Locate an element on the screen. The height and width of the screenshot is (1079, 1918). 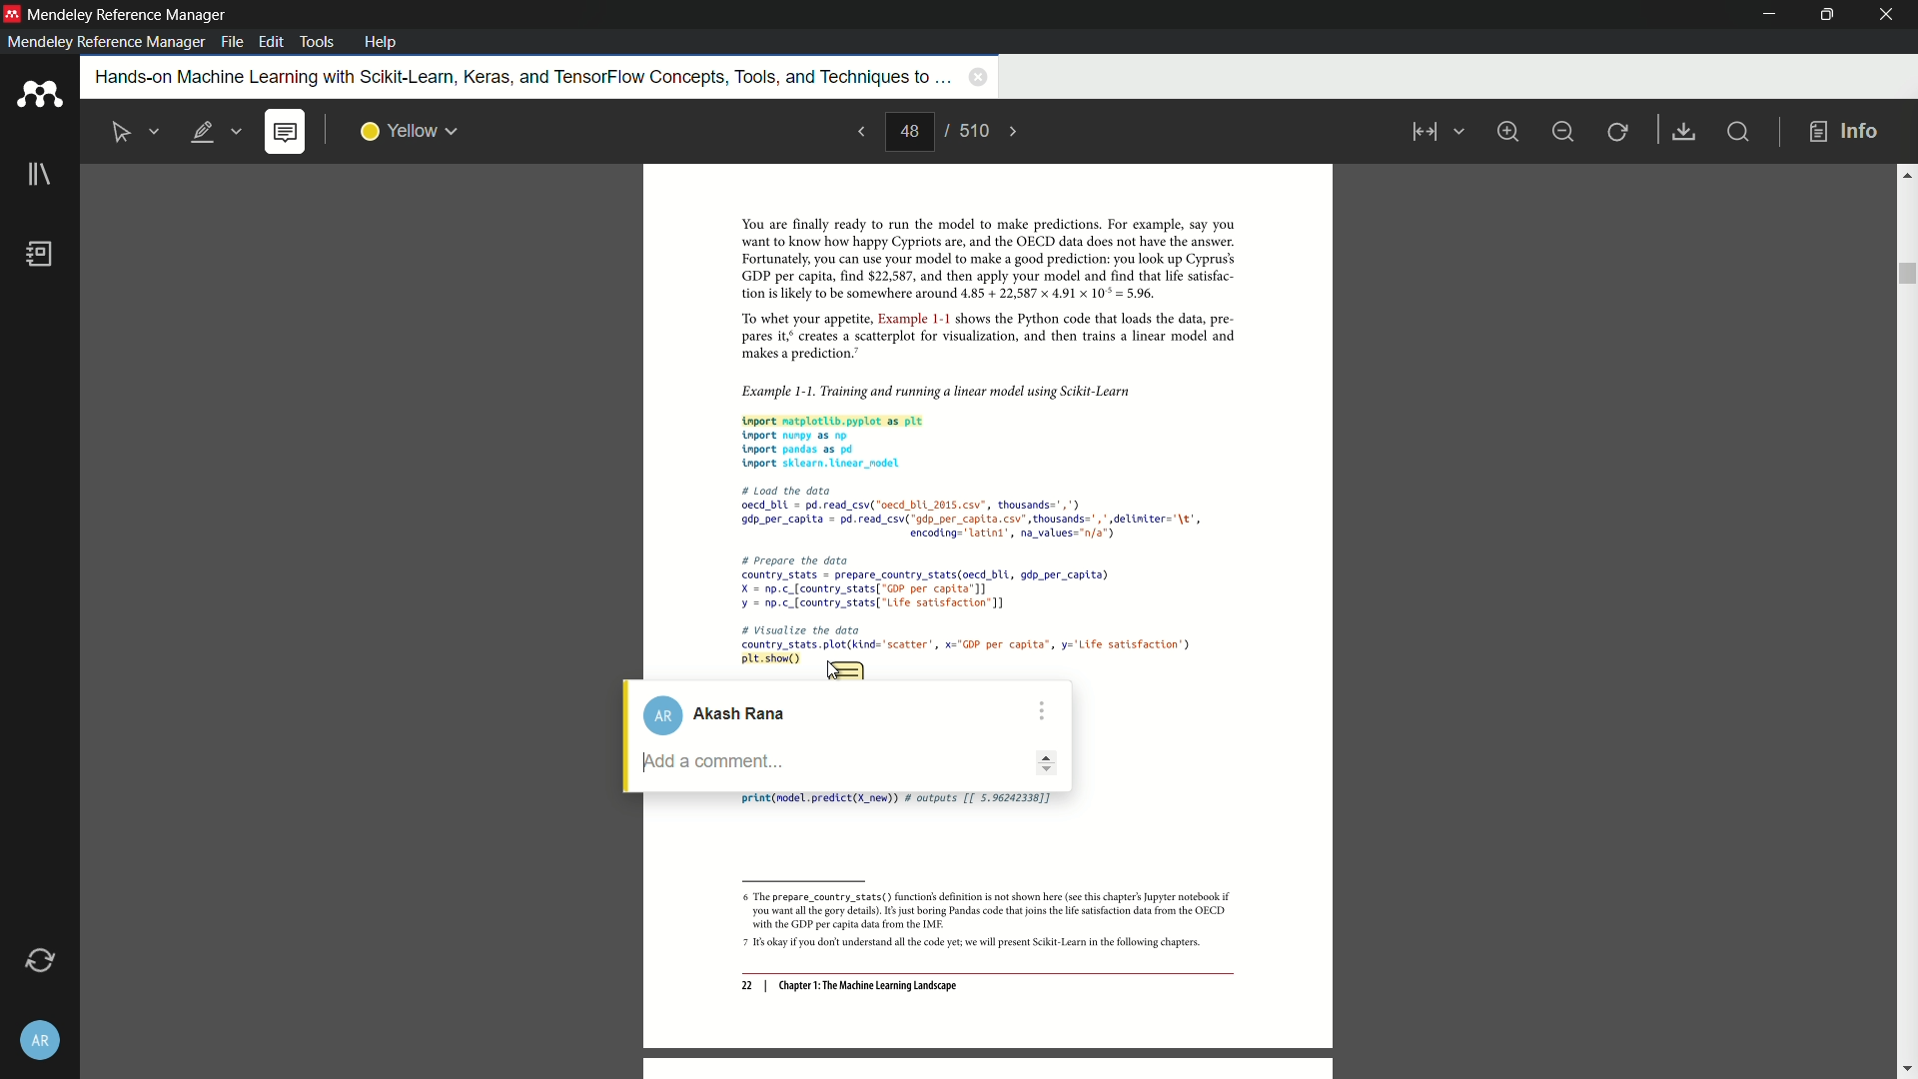
close book is located at coordinates (978, 76).